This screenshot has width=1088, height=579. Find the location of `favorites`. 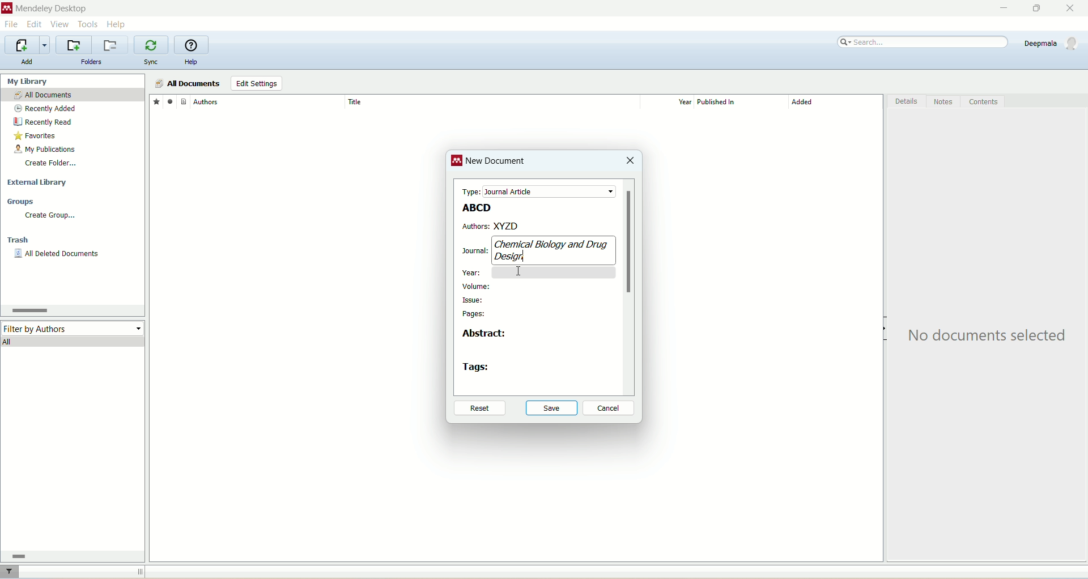

favorites is located at coordinates (36, 137).